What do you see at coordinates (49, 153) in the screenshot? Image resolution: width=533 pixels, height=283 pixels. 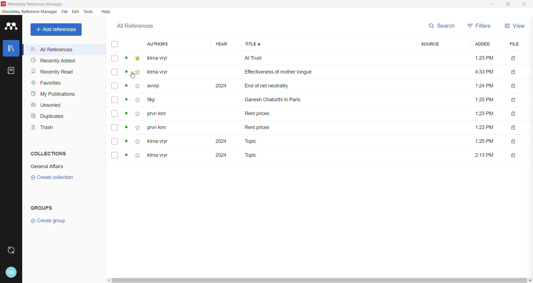 I see `Collections` at bounding box center [49, 153].